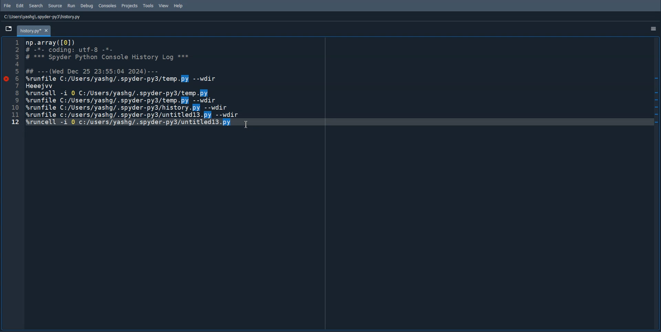 The width and height of the screenshot is (661, 332). I want to click on Browse Tab, so click(8, 29).